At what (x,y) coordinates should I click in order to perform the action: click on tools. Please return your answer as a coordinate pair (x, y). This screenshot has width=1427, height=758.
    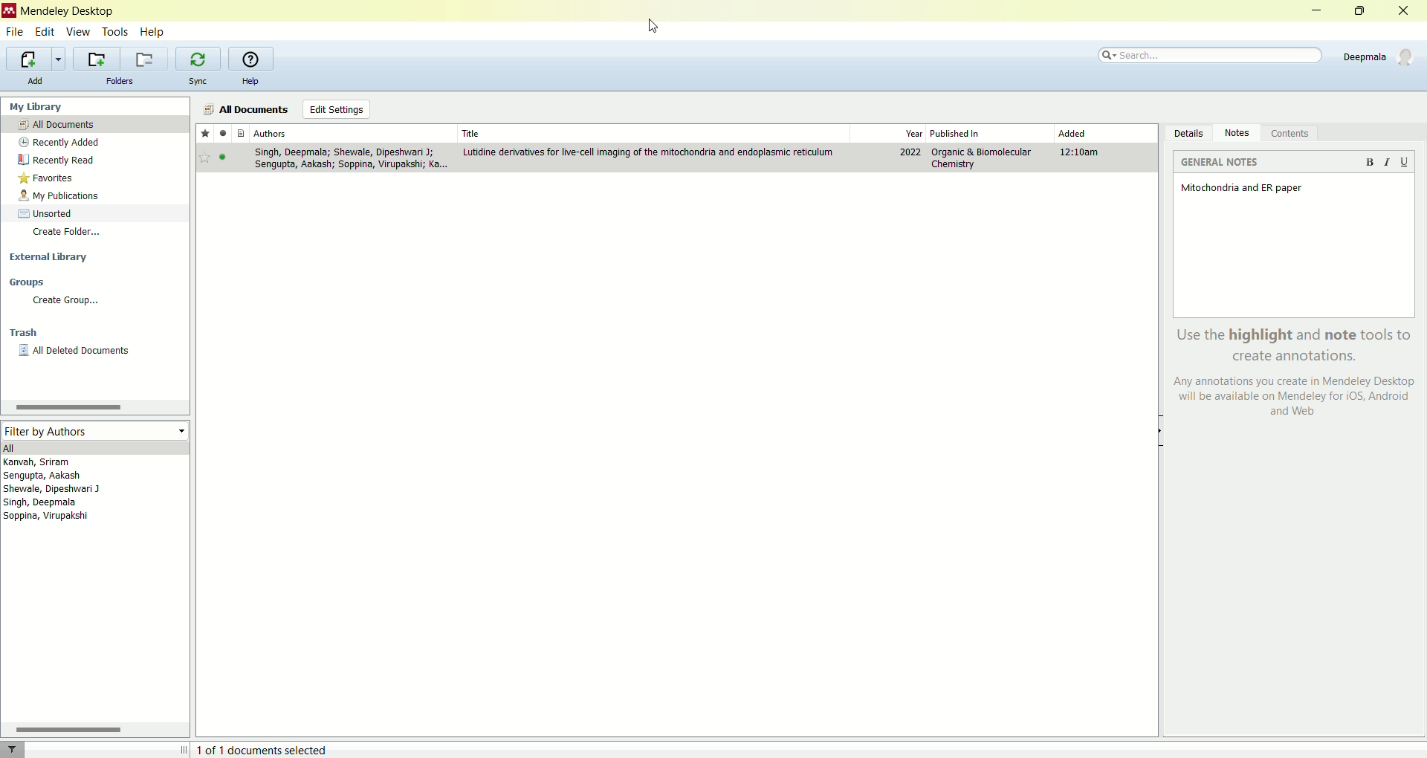
    Looking at the image, I should click on (115, 31).